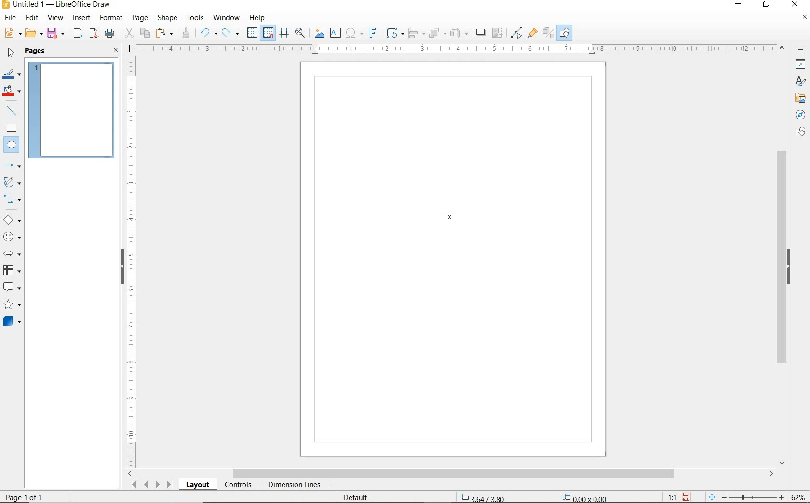  I want to click on PRINT, so click(110, 33).